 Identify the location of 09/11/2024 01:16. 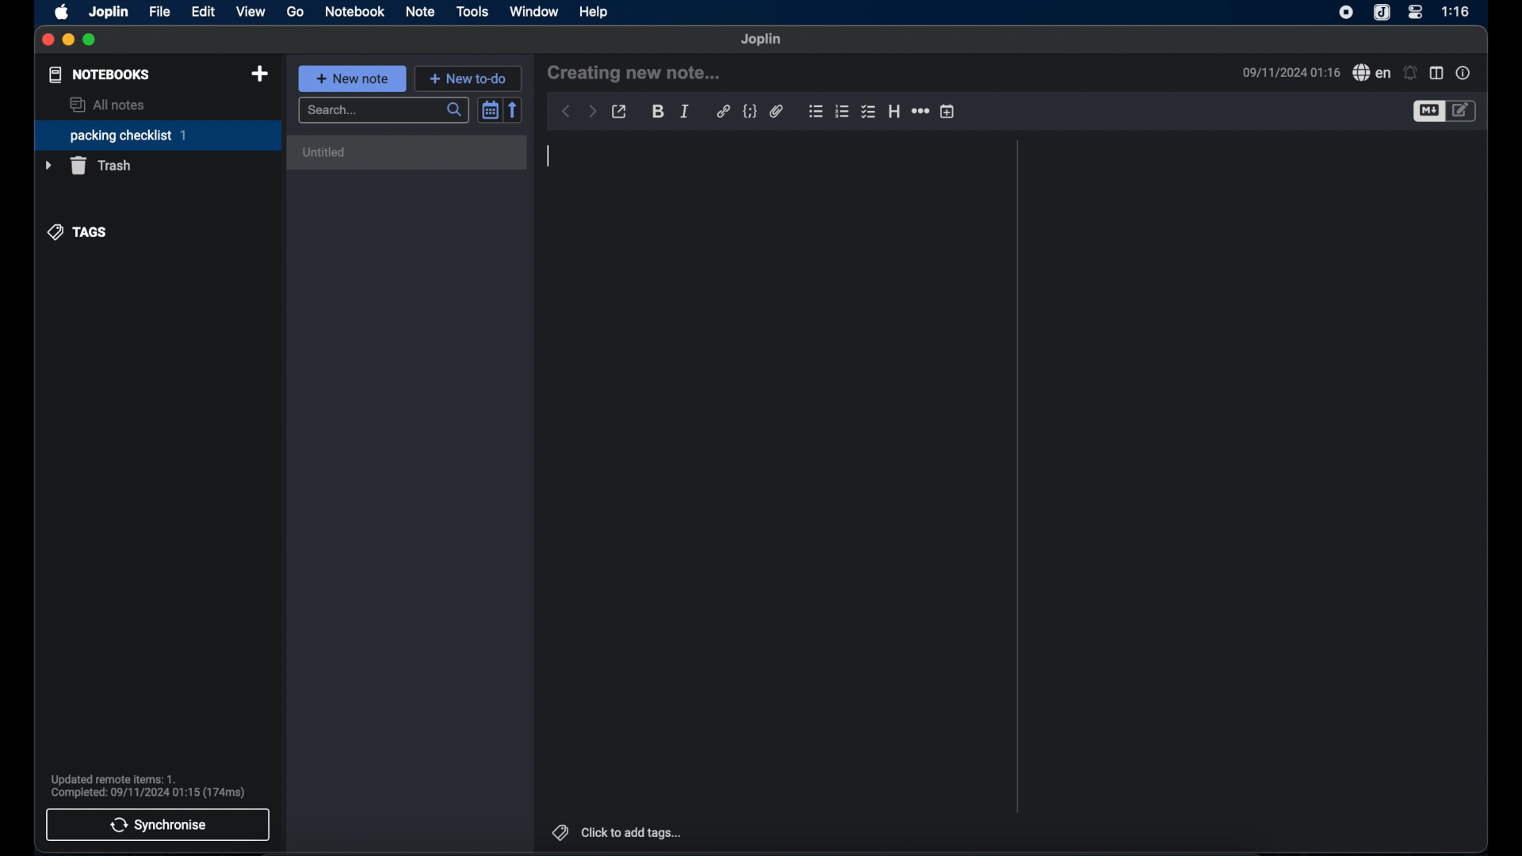
(1288, 73).